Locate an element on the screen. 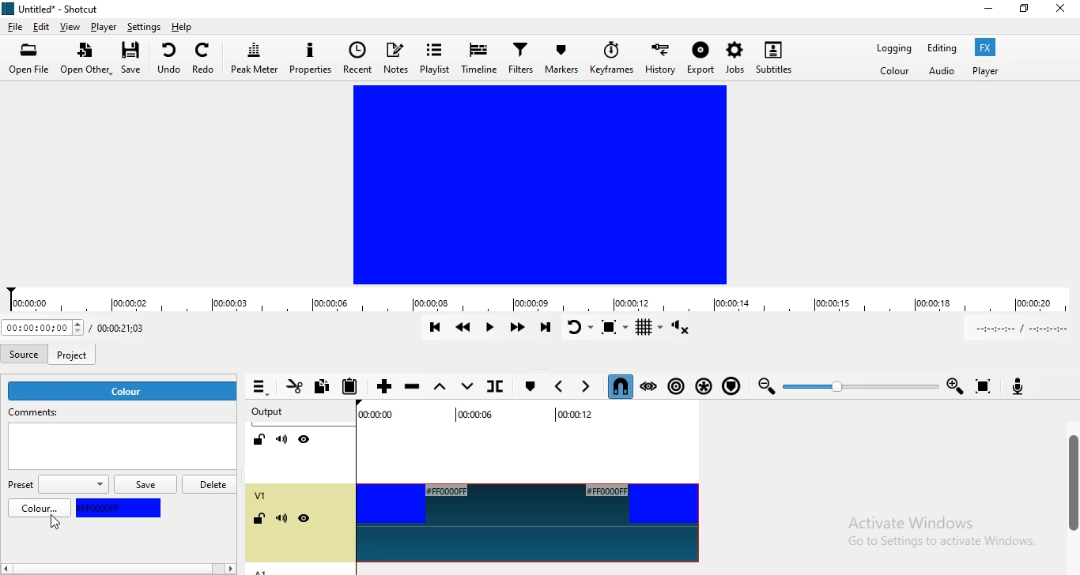 Image resolution: width=1080 pixels, height=575 pixels. blue is located at coordinates (119, 508).